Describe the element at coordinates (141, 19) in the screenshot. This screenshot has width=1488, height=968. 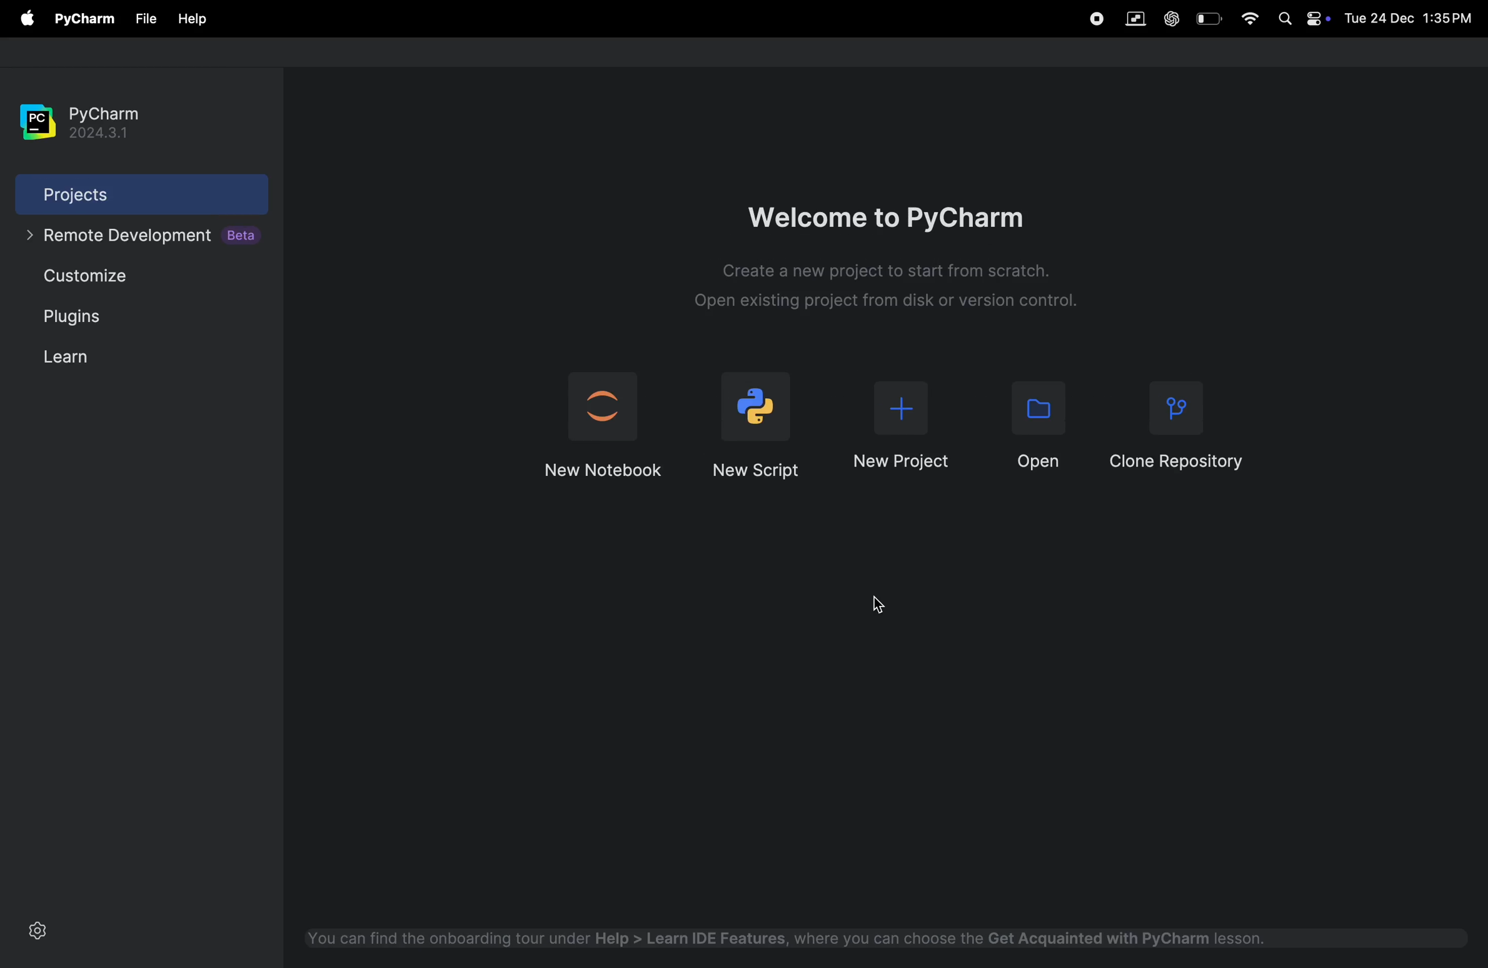
I see `file` at that location.